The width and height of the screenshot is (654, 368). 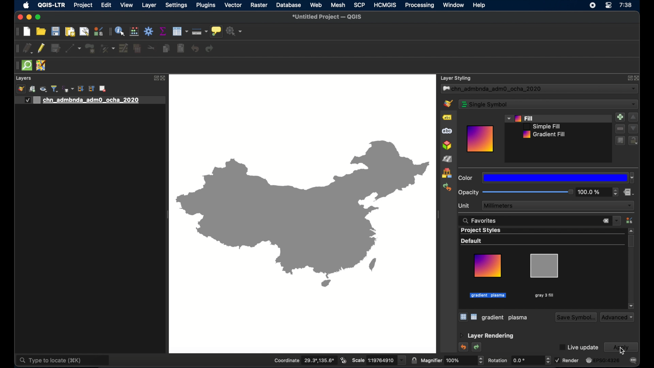 What do you see at coordinates (486, 336) in the screenshot?
I see `layer rendering` at bounding box center [486, 336].